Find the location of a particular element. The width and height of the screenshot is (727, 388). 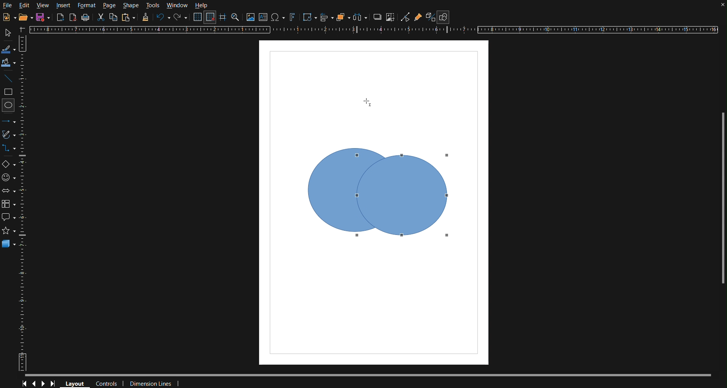

Open is located at coordinates (24, 17).